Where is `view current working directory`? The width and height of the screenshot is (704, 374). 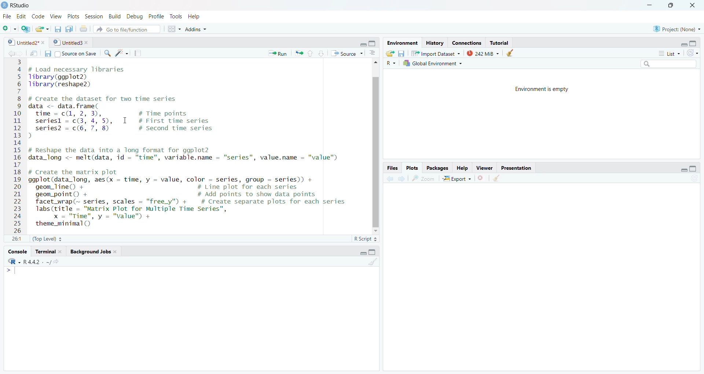 view current working directory is located at coordinates (56, 261).